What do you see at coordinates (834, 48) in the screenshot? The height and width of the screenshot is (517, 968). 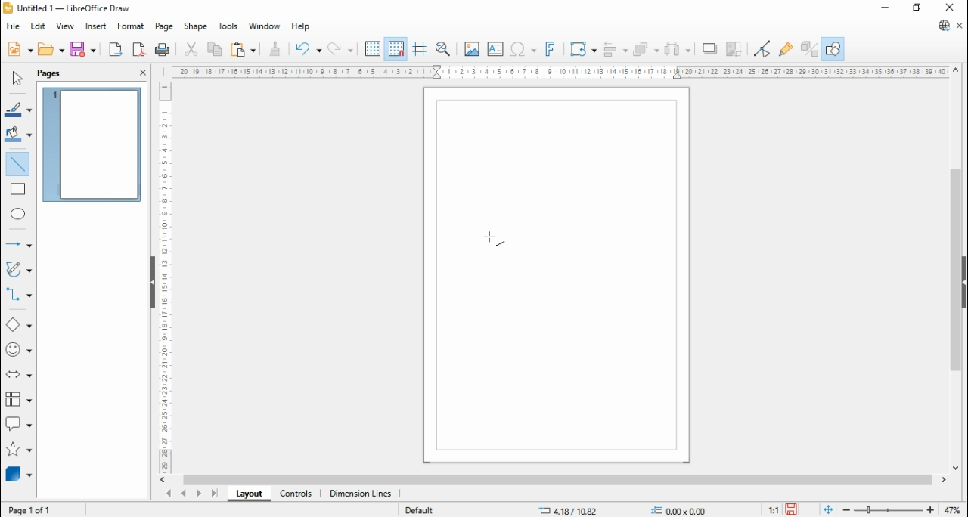 I see `show draw functions` at bounding box center [834, 48].